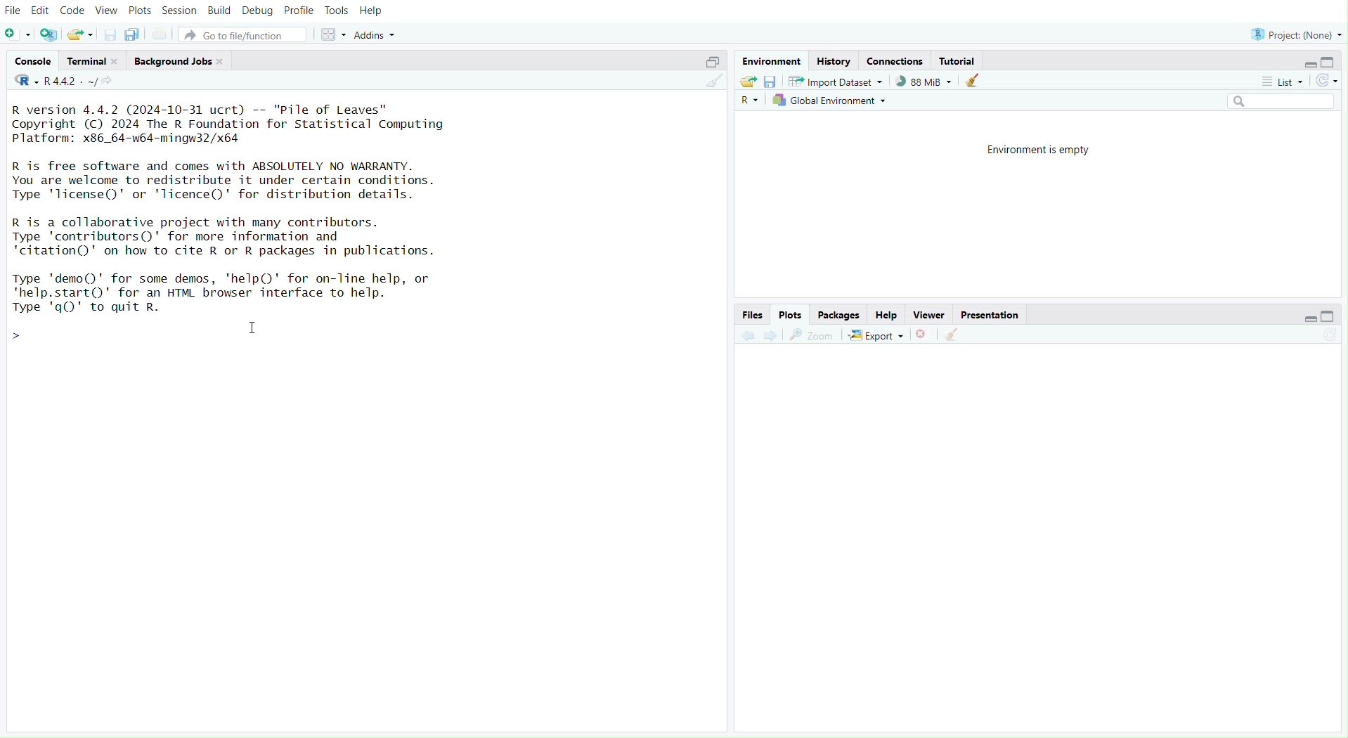 This screenshot has width=1348, height=738. What do you see at coordinates (1044, 150) in the screenshot?
I see `Environment is empty` at bounding box center [1044, 150].